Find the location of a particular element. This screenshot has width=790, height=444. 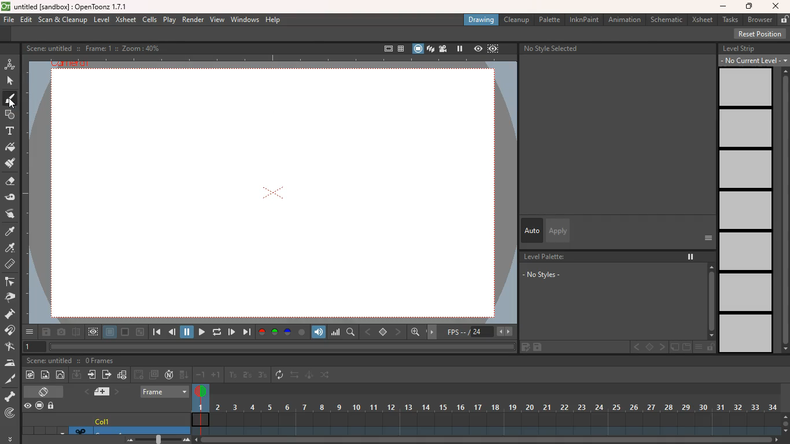

no current level is located at coordinates (749, 60).